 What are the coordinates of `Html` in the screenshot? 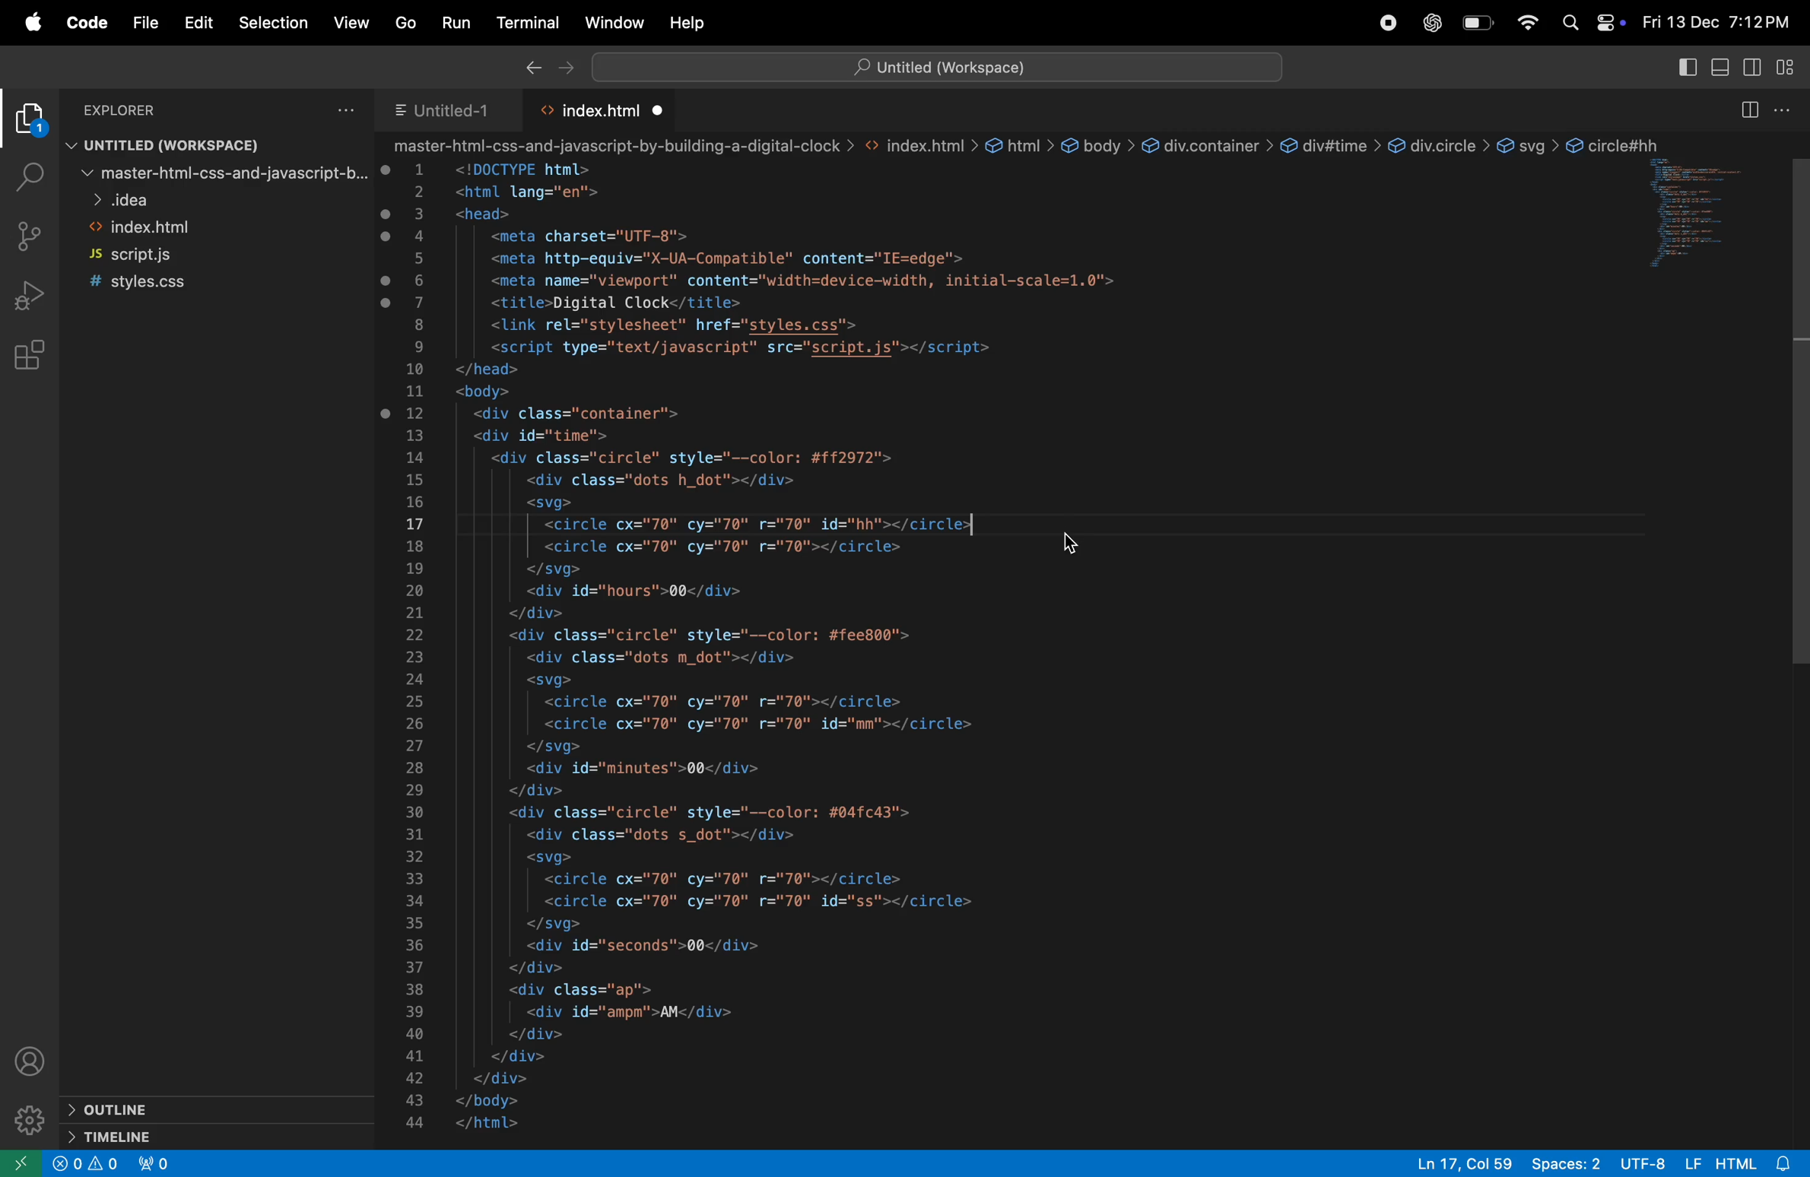 It's located at (1735, 1161).